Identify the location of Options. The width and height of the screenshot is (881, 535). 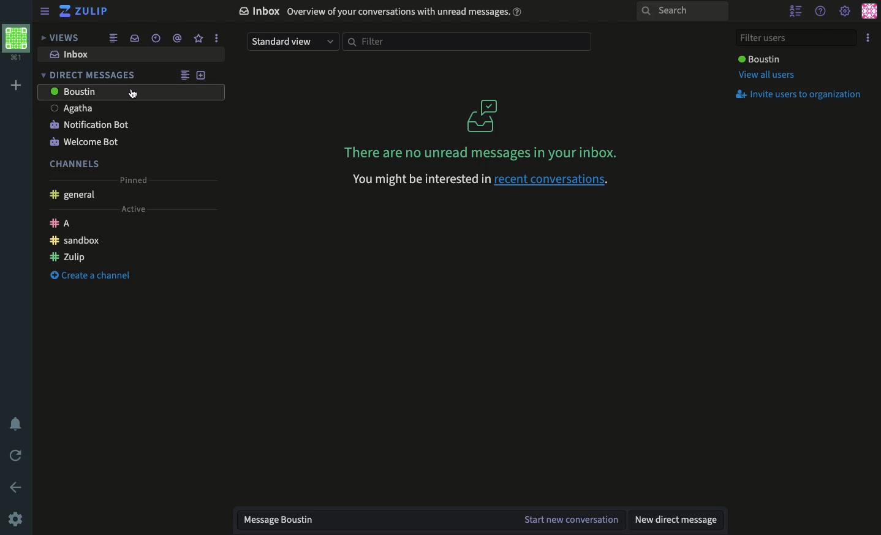
(869, 39).